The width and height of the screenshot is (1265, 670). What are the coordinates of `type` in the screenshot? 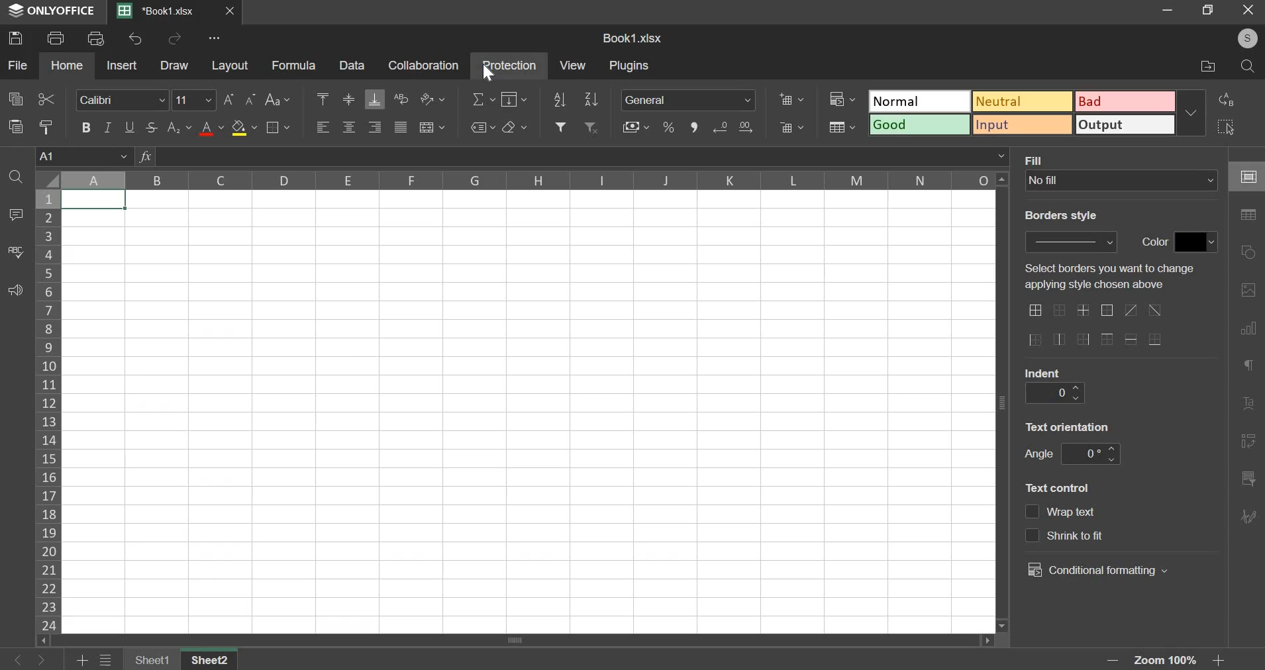 It's located at (1038, 113).